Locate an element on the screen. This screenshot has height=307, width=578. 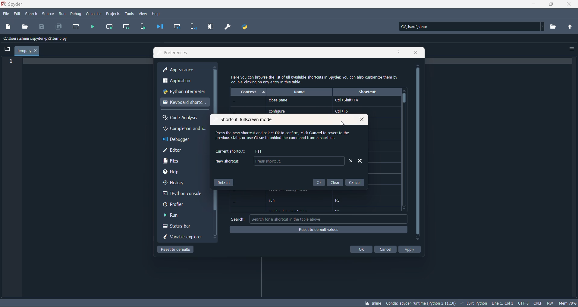
save all is located at coordinates (58, 27).